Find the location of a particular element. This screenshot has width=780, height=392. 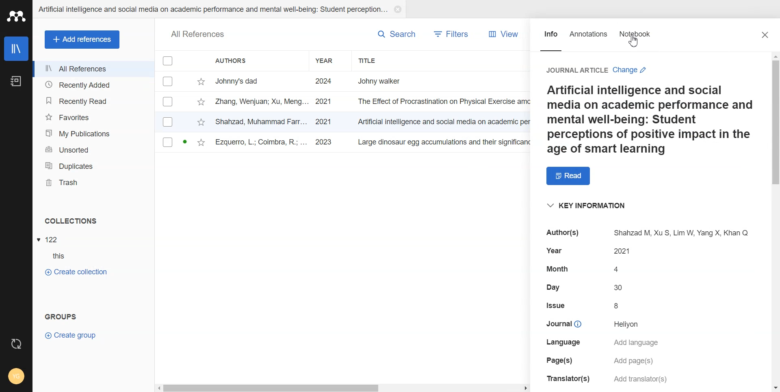

My Publication is located at coordinates (93, 134).